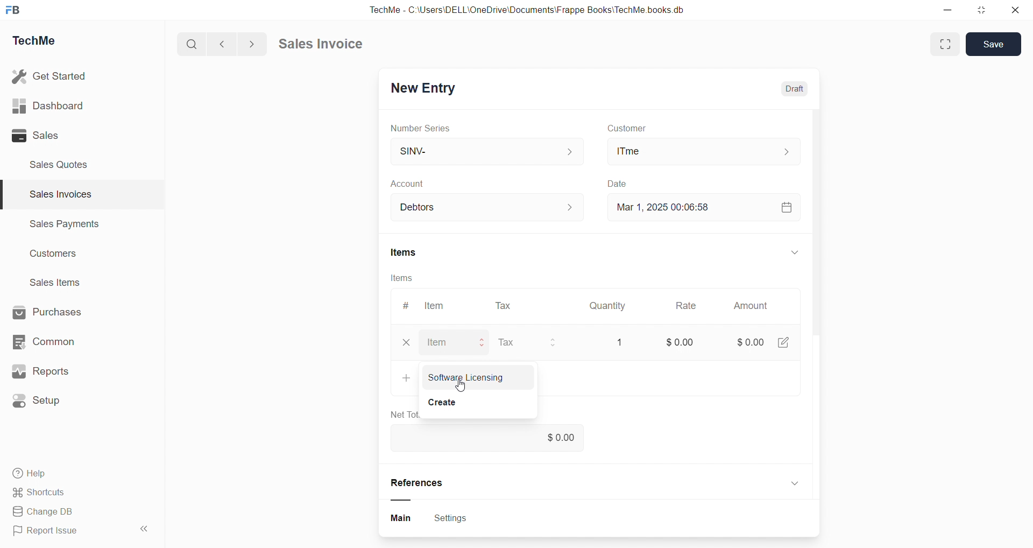  What do you see at coordinates (56, 196) in the screenshot?
I see `Sales Invoices` at bounding box center [56, 196].